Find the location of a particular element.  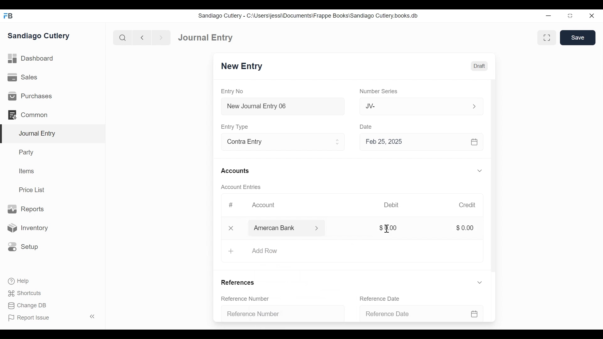

Expand is located at coordinates (338, 142).